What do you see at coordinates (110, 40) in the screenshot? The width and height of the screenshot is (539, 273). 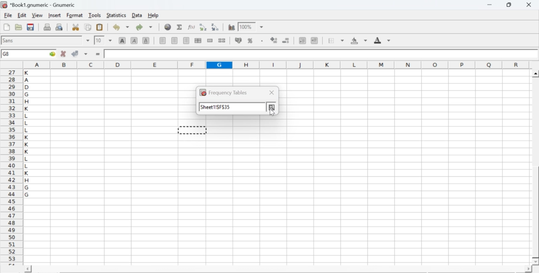 I see `drop down` at bounding box center [110, 40].